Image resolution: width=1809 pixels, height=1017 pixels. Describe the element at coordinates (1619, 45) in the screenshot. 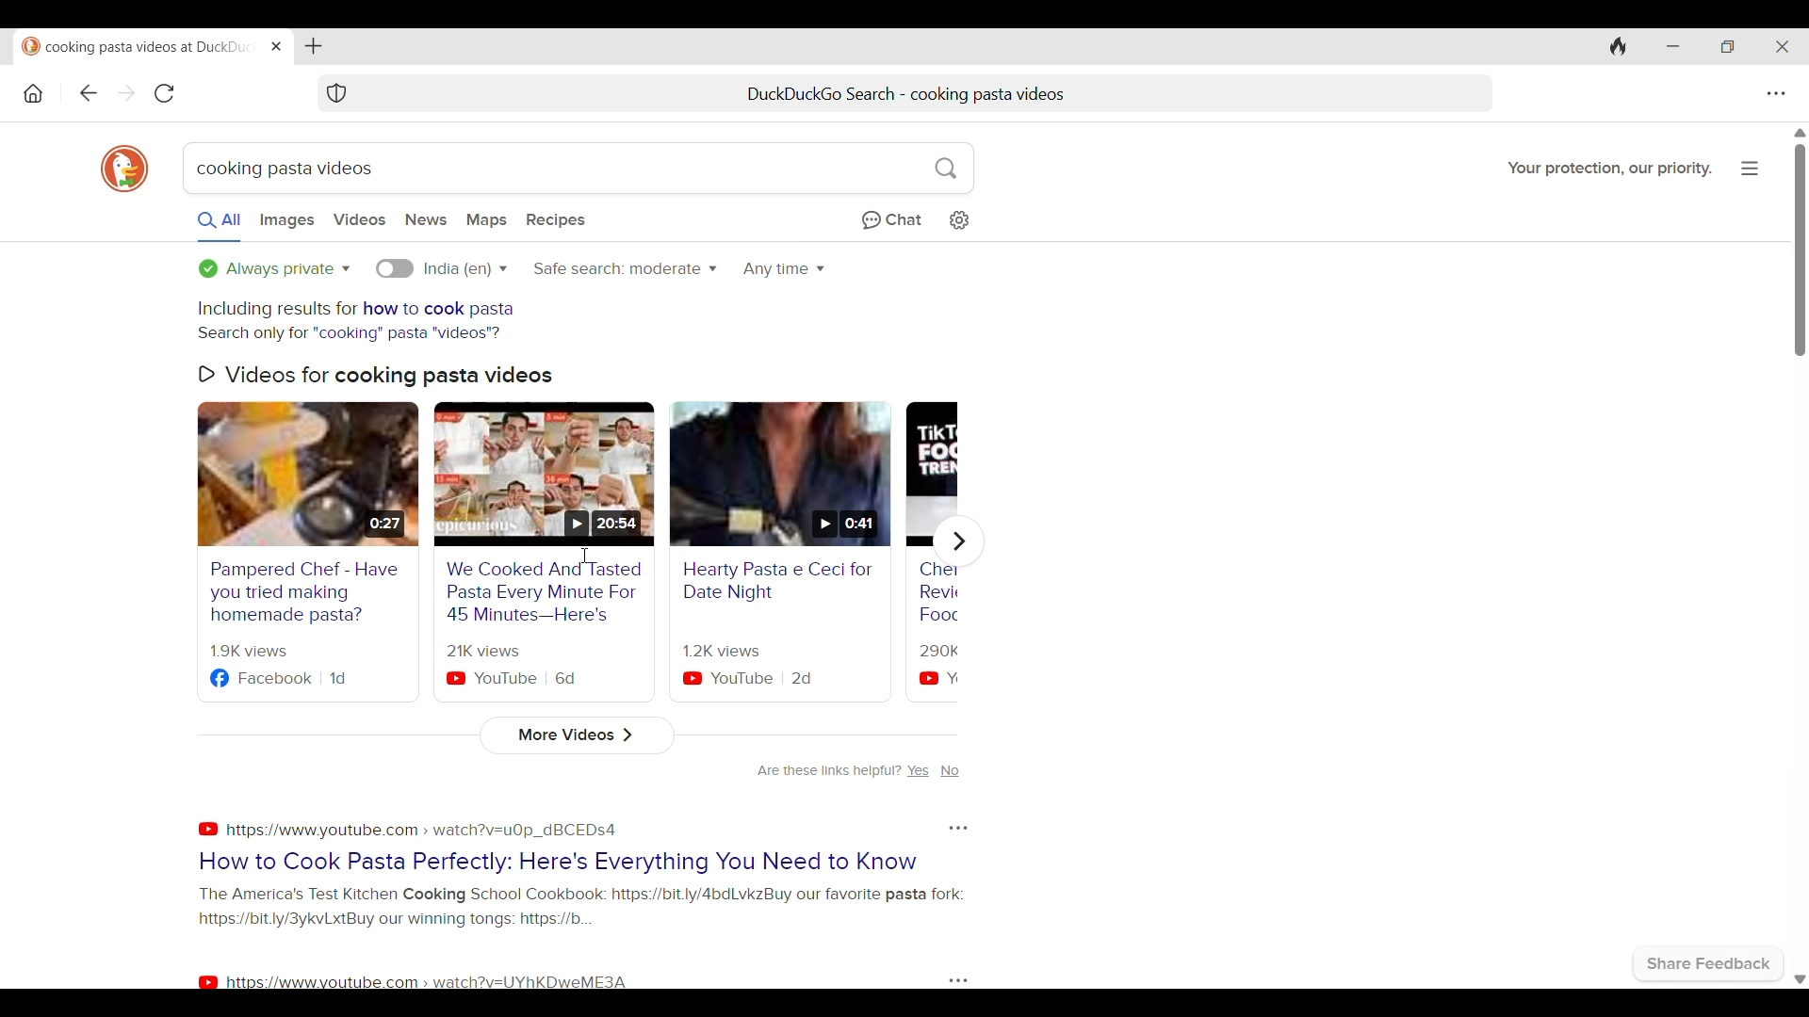

I see `Clear browsing history` at that location.